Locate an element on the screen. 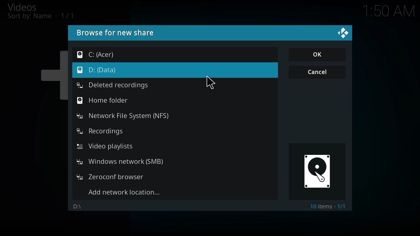 This screenshot has width=420, height=236. d is located at coordinates (78, 206).